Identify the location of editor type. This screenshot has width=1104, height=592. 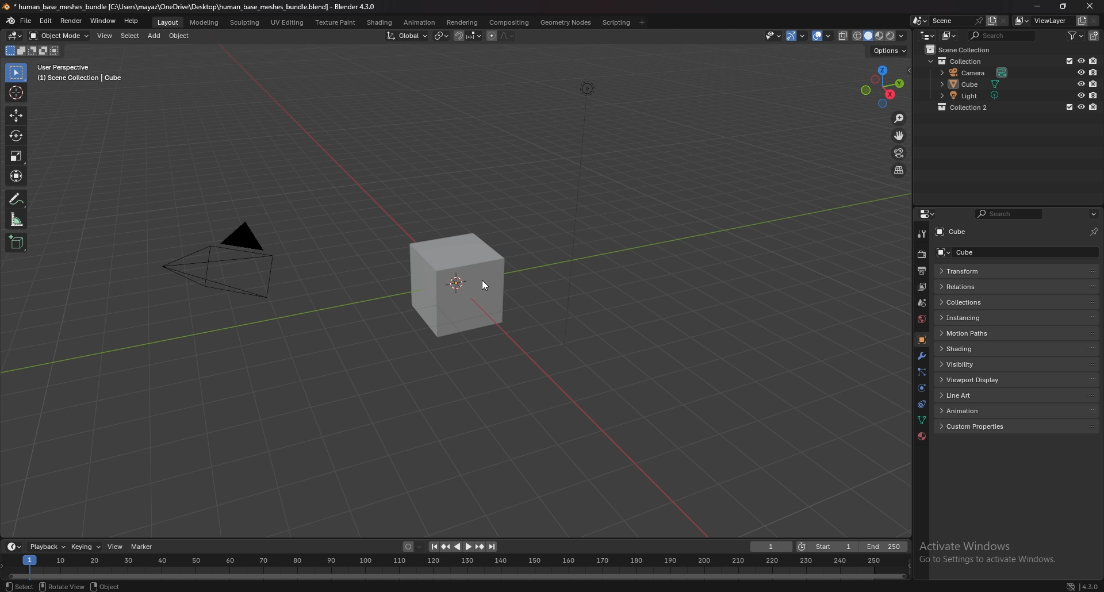
(16, 35).